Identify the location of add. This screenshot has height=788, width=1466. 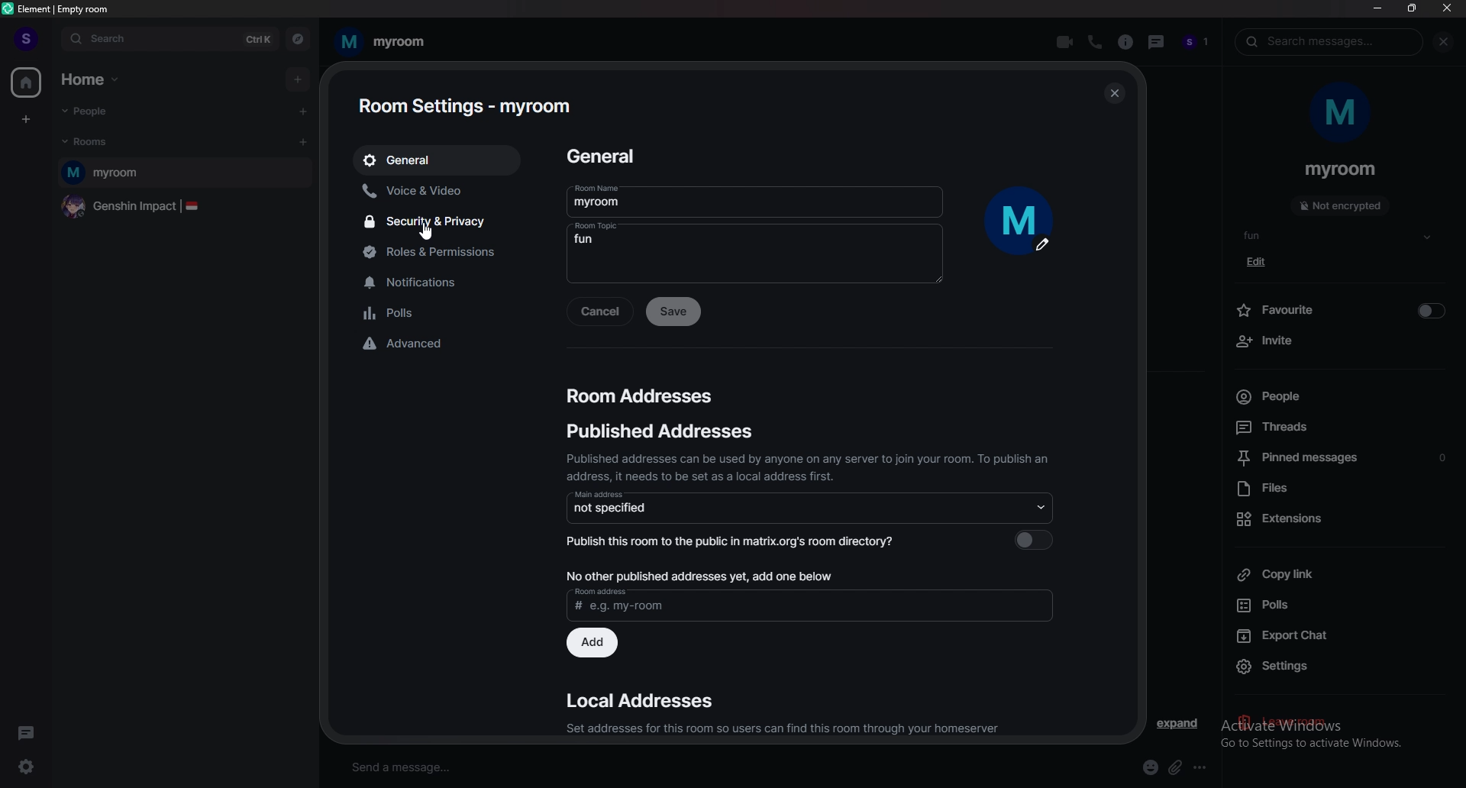
(593, 644).